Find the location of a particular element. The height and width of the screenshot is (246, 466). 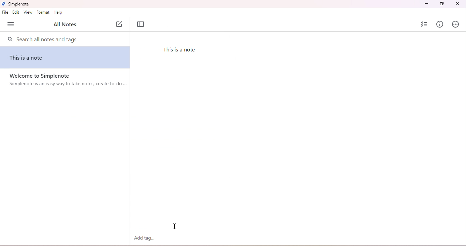

This is a note is located at coordinates (28, 58).